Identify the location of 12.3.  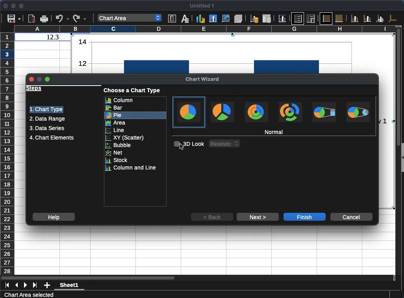
(53, 37).